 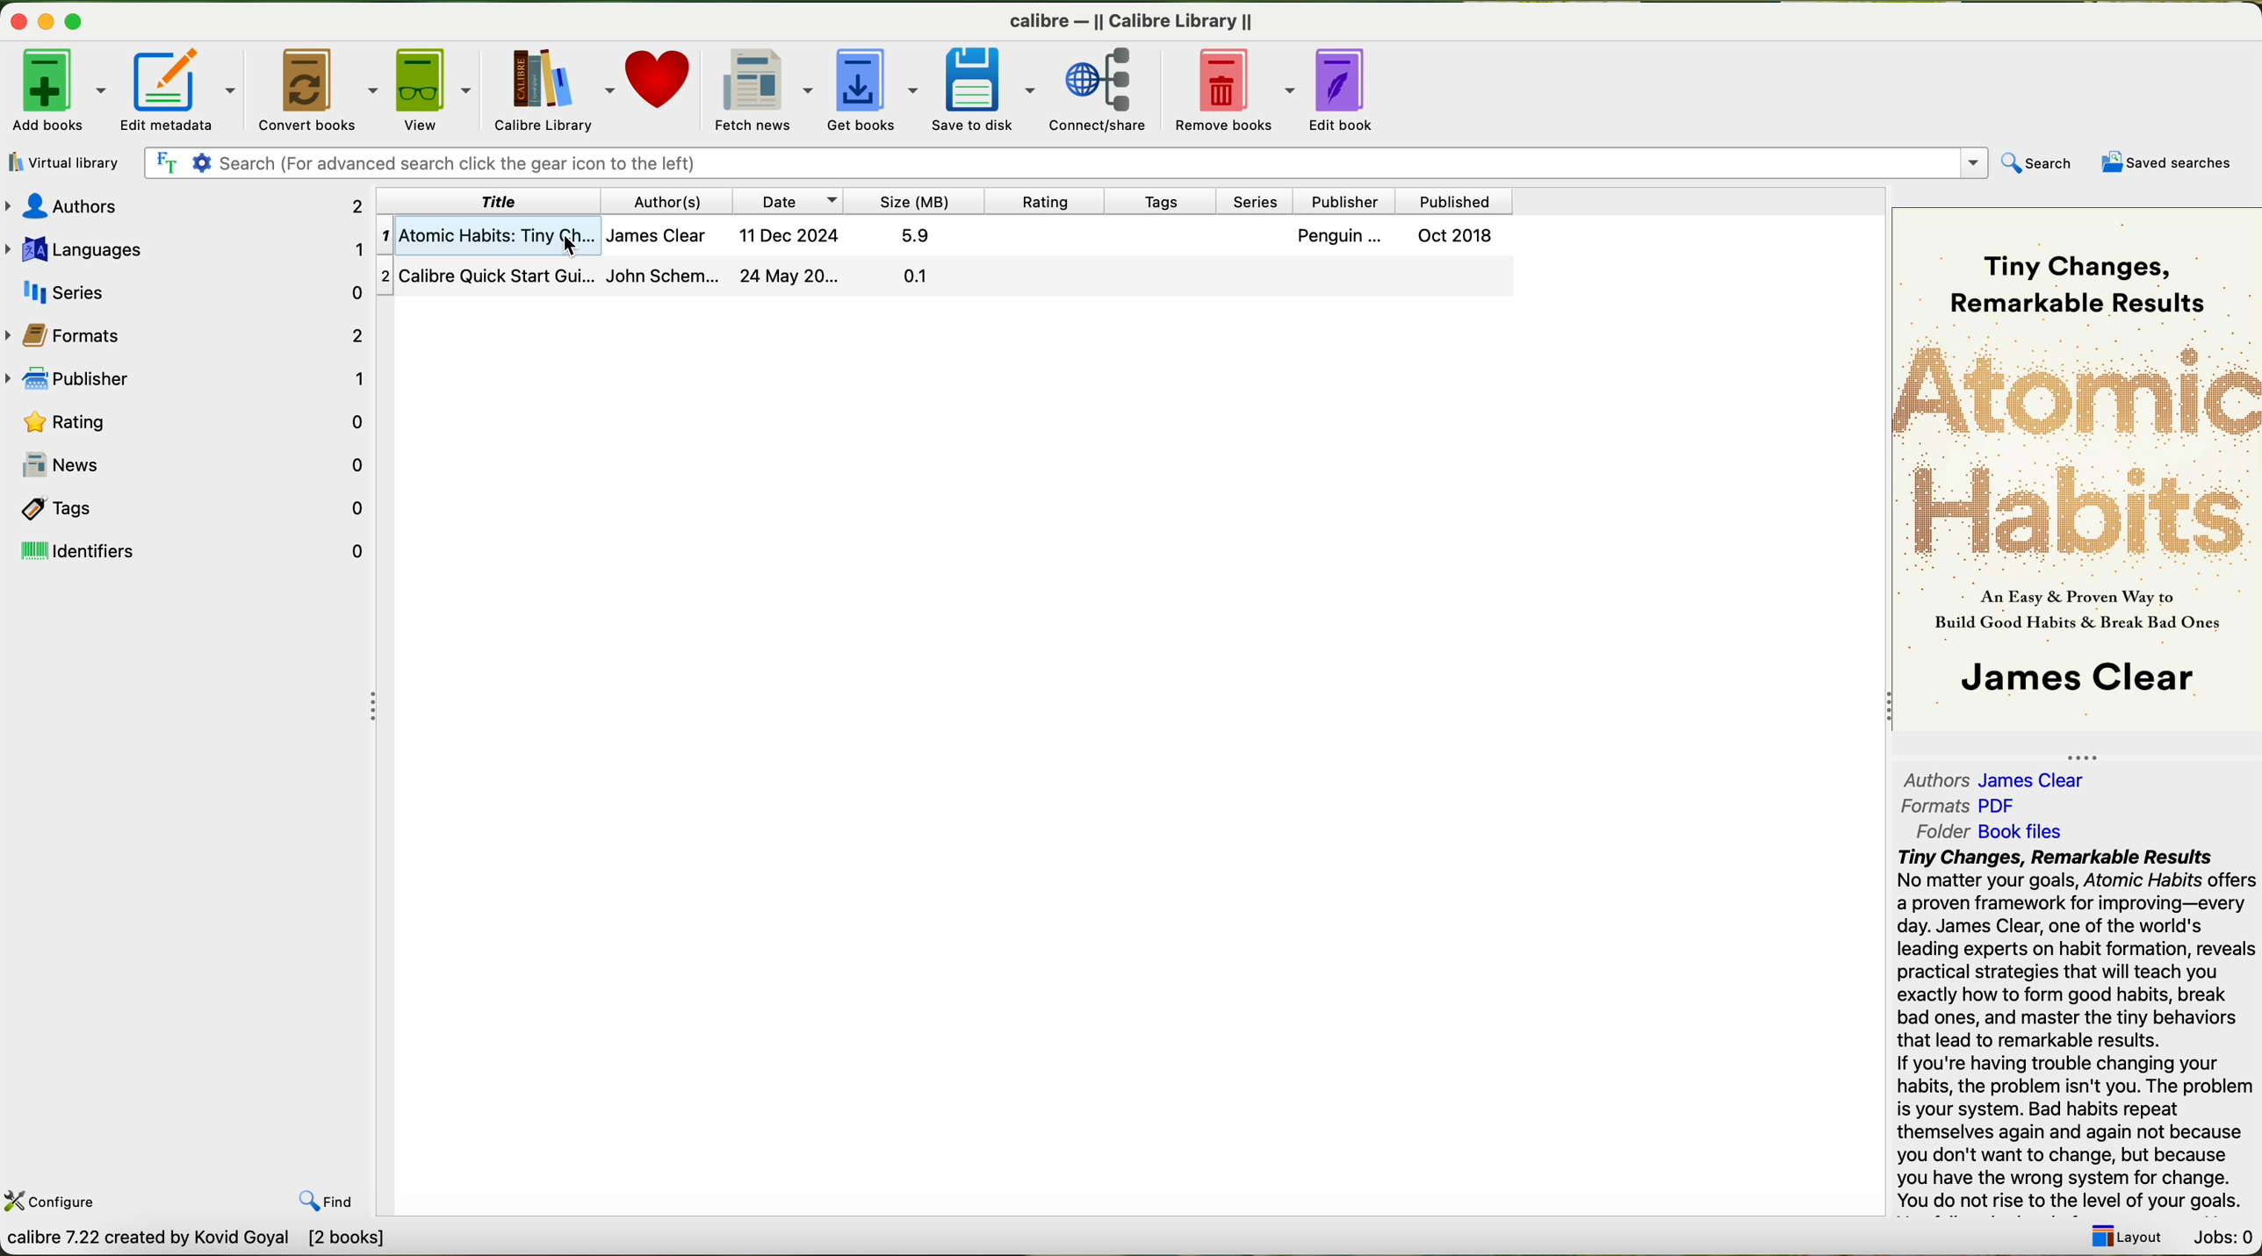 I want to click on tags, so click(x=185, y=510).